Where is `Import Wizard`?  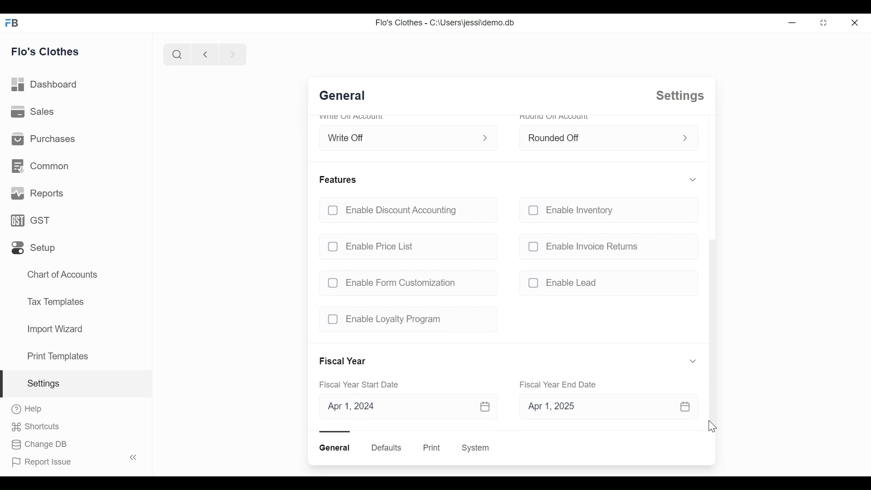
Import Wizard is located at coordinates (54, 330).